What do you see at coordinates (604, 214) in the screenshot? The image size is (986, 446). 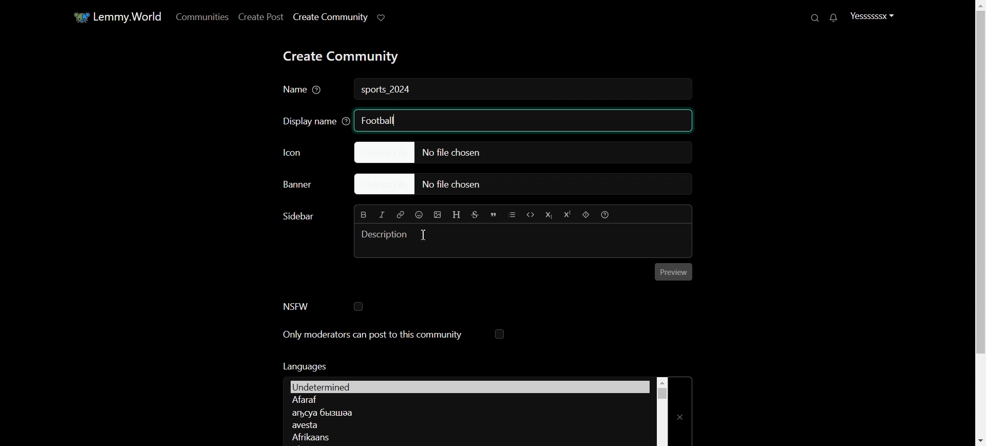 I see `Formatting Help` at bounding box center [604, 214].